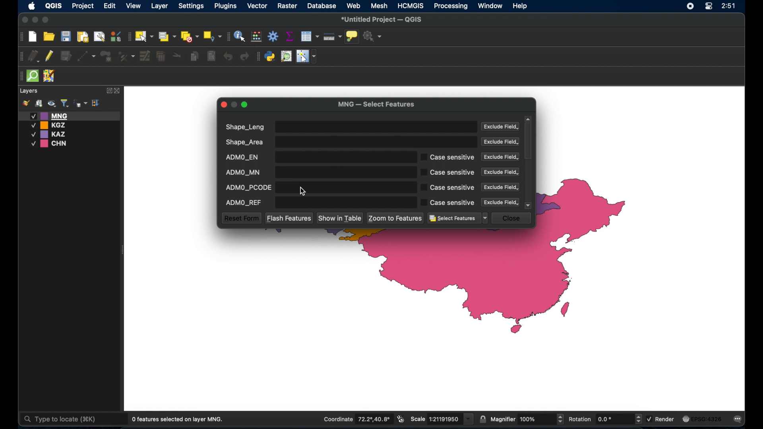 This screenshot has height=429, width=763. I want to click on select features, so click(144, 36).